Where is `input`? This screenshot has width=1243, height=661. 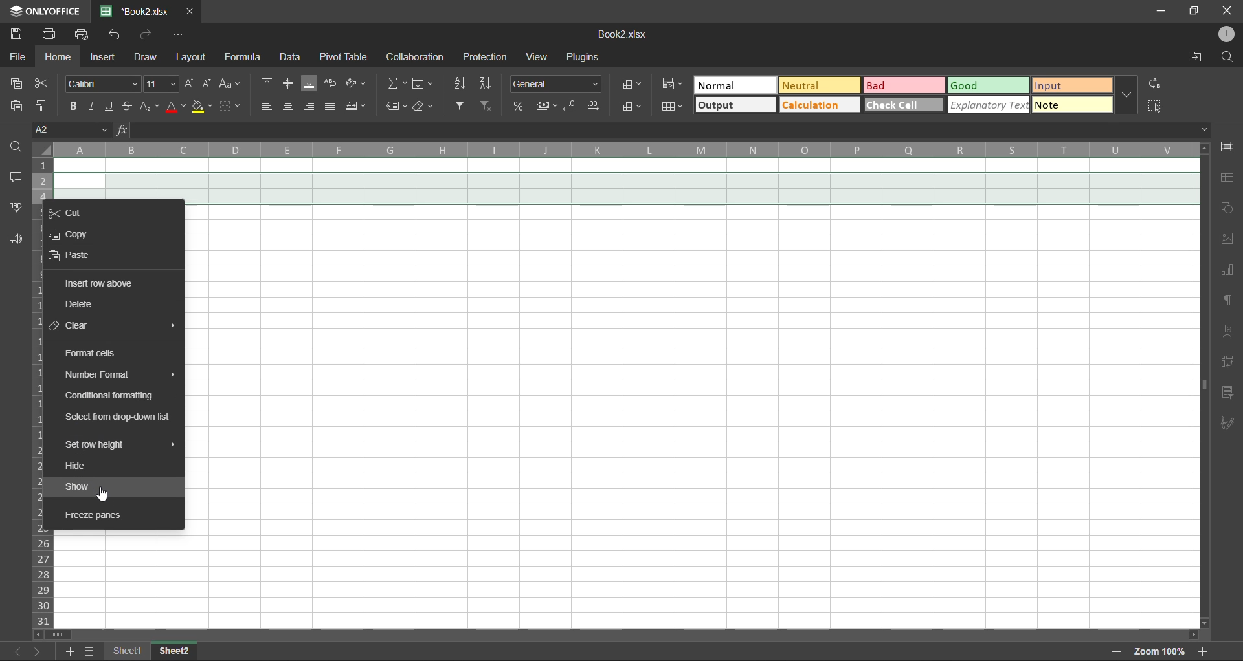 input is located at coordinates (1068, 85).